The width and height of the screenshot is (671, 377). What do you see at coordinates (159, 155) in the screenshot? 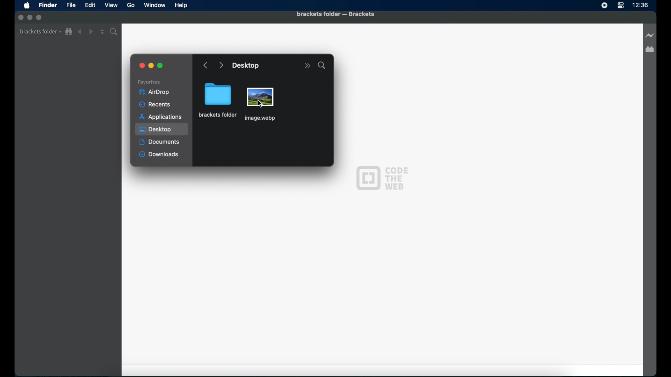
I see `downloads` at bounding box center [159, 155].